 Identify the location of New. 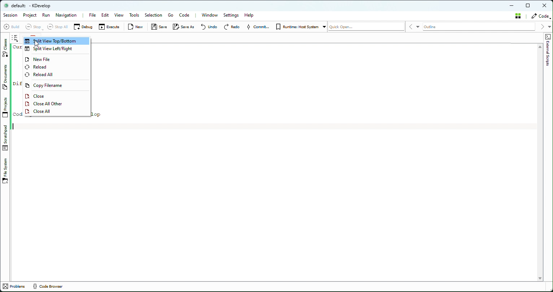
(137, 27).